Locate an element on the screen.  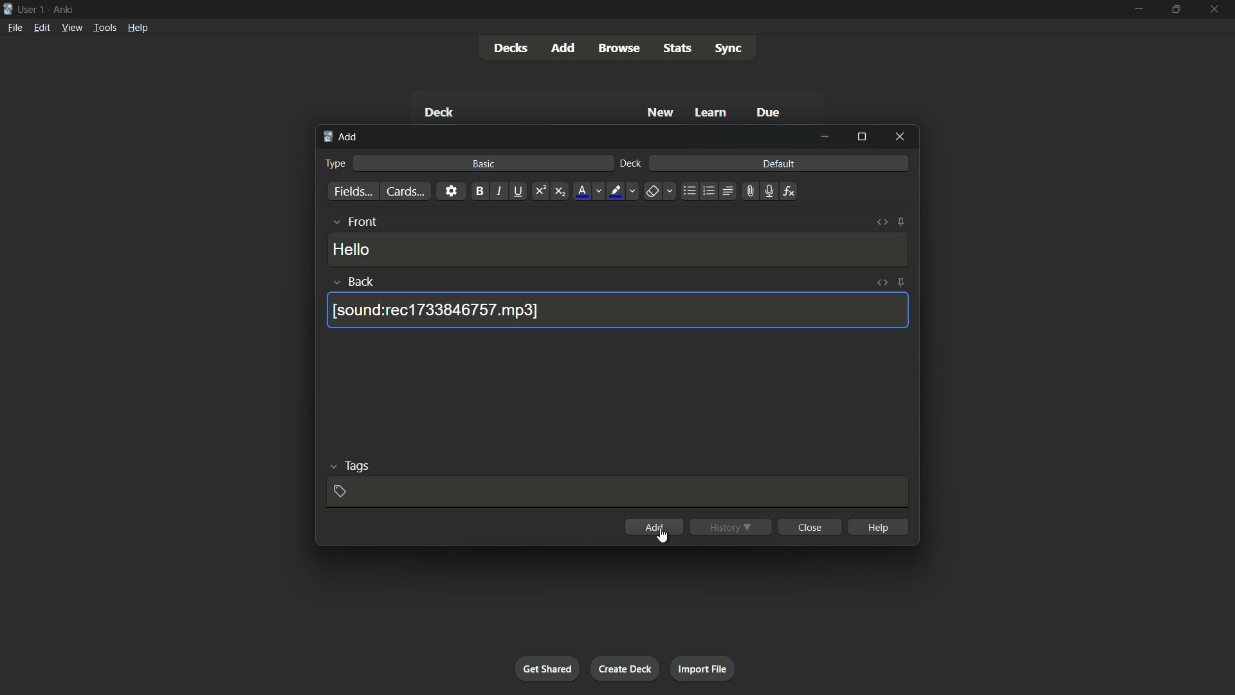
file menu is located at coordinates (15, 28).